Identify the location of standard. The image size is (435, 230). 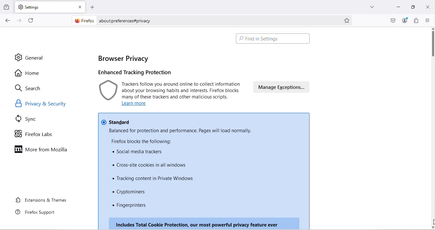
(118, 120).